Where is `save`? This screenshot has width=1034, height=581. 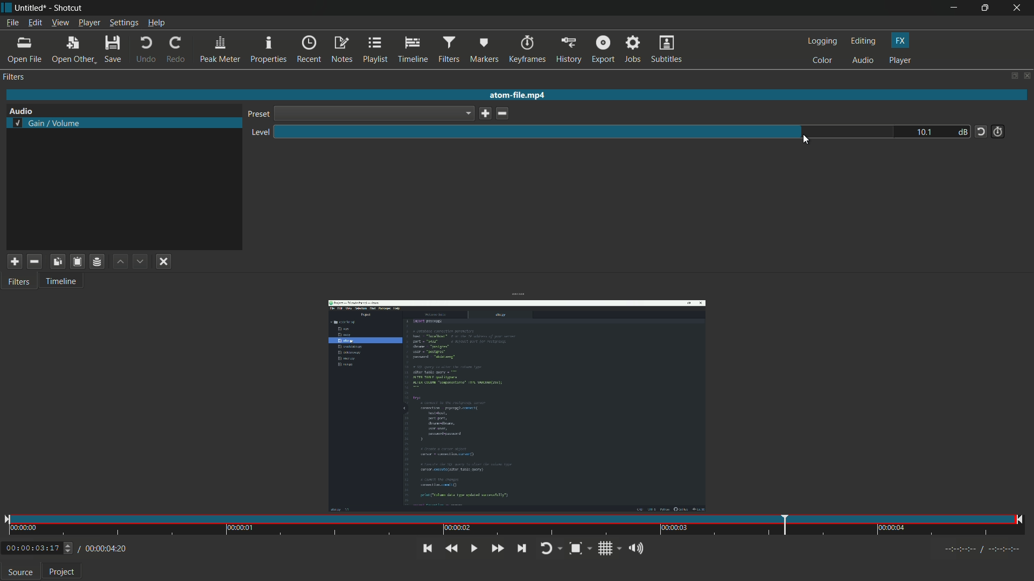 save is located at coordinates (113, 51).